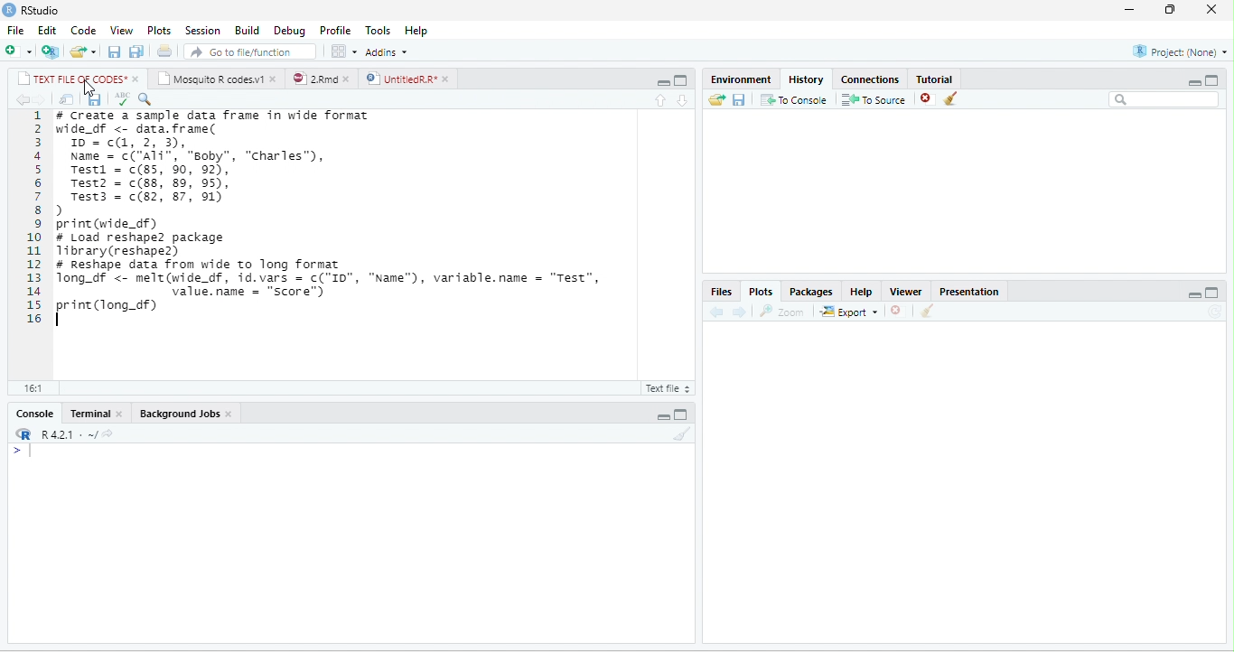 This screenshot has height=652, width=1234. What do you see at coordinates (898, 311) in the screenshot?
I see `close file` at bounding box center [898, 311].